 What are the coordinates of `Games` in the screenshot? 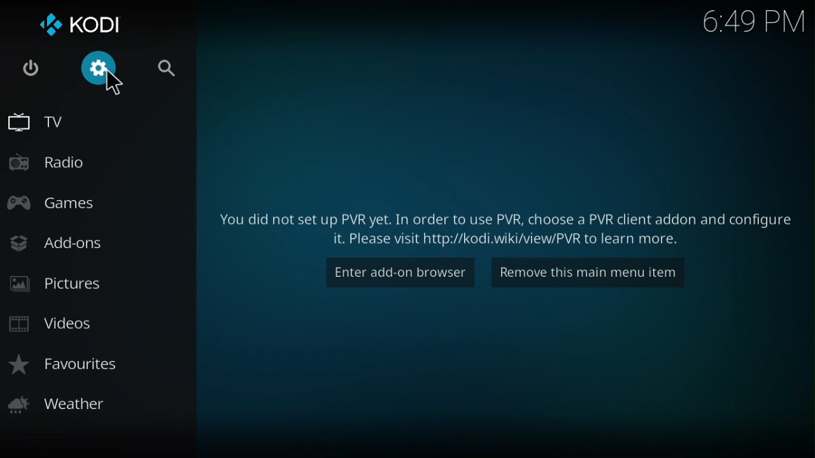 It's located at (59, 202).